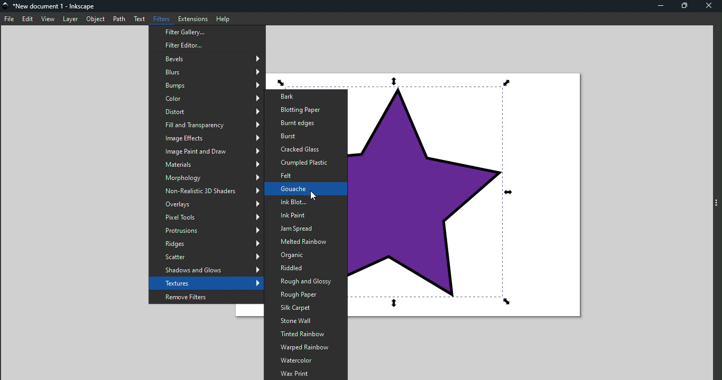 Image resolution: width=722 pixels, height=380 pixels. What do you see at coordinates (303, 163) in the screenshot?
I see `Crumpled plastic` at bounding box center [303, 163].